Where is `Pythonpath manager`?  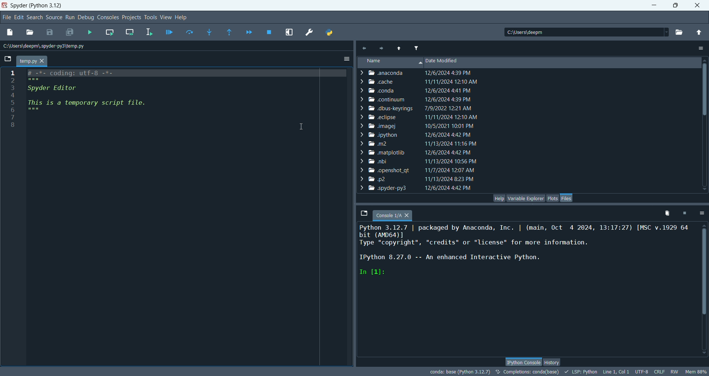
Pythonpath manager is located at coordinates (330, 32).